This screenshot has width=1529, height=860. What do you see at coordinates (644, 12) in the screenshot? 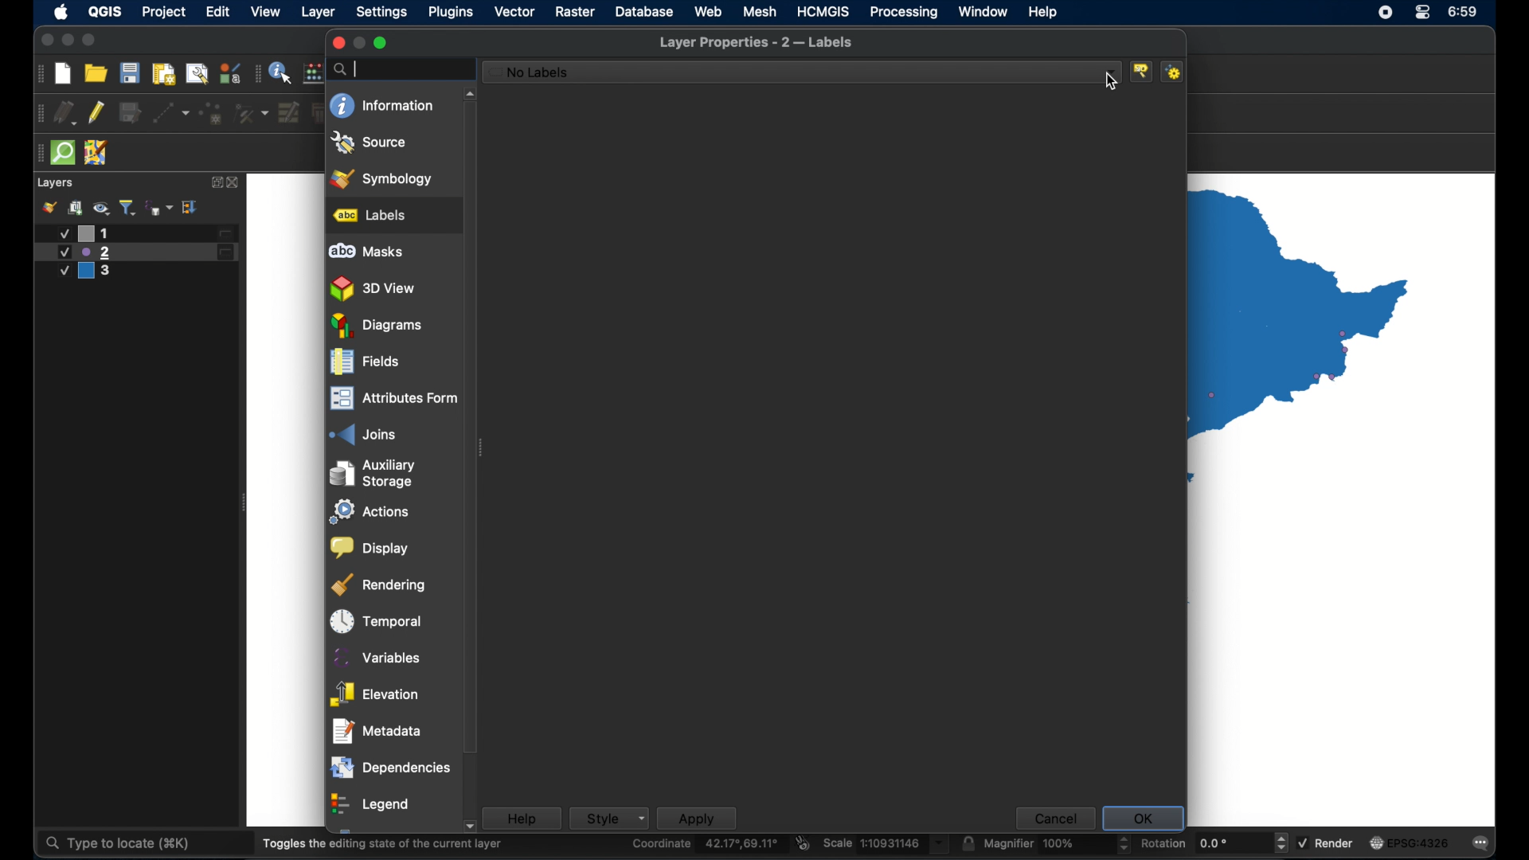
I see `database` at bounding box center [644, 12].